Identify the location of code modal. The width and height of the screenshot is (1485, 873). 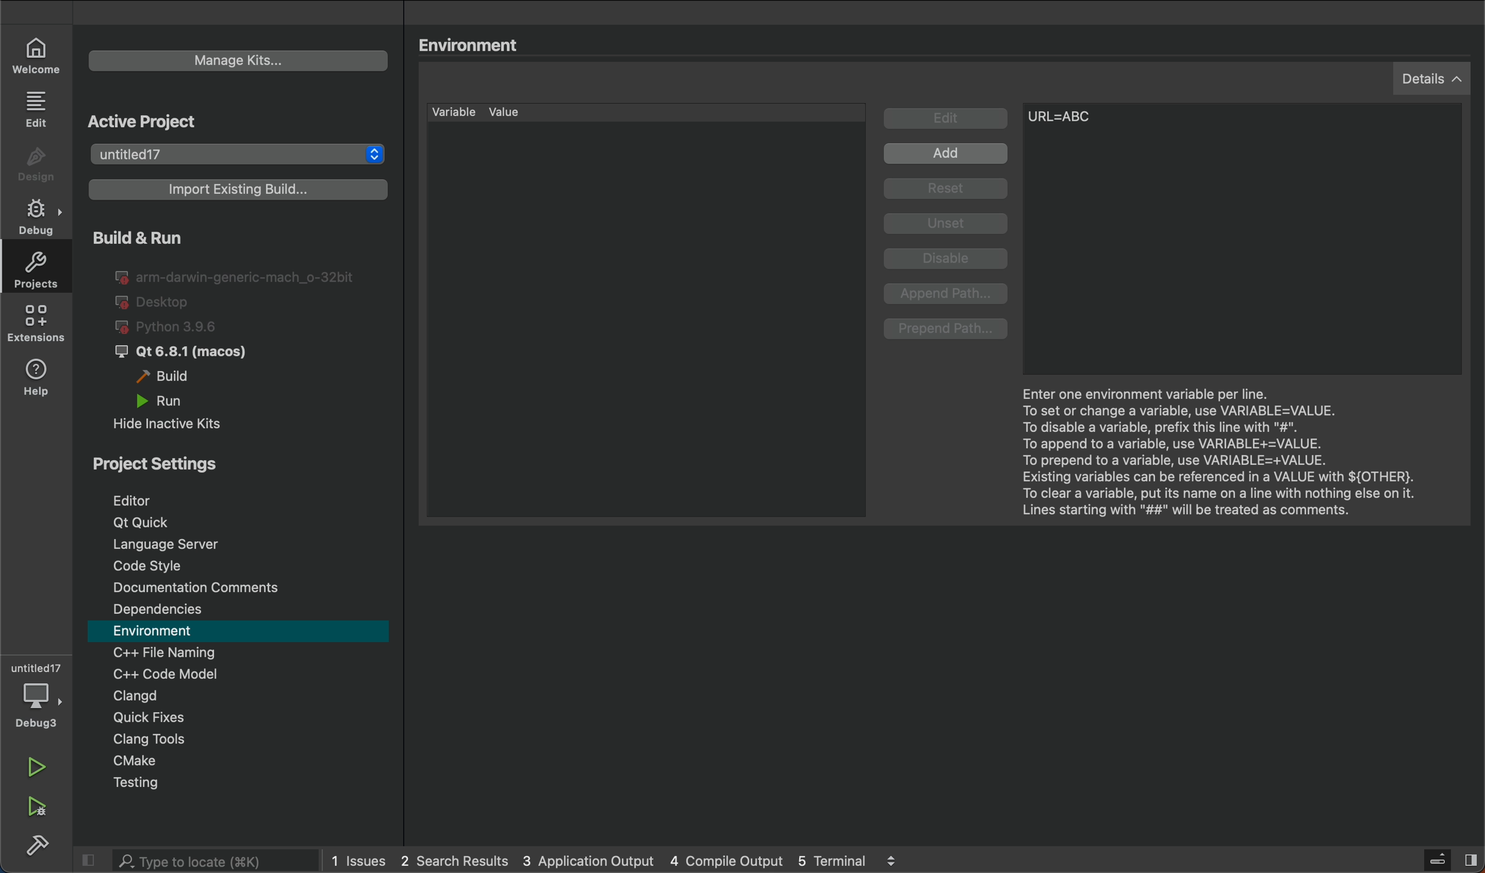
(241, 673).